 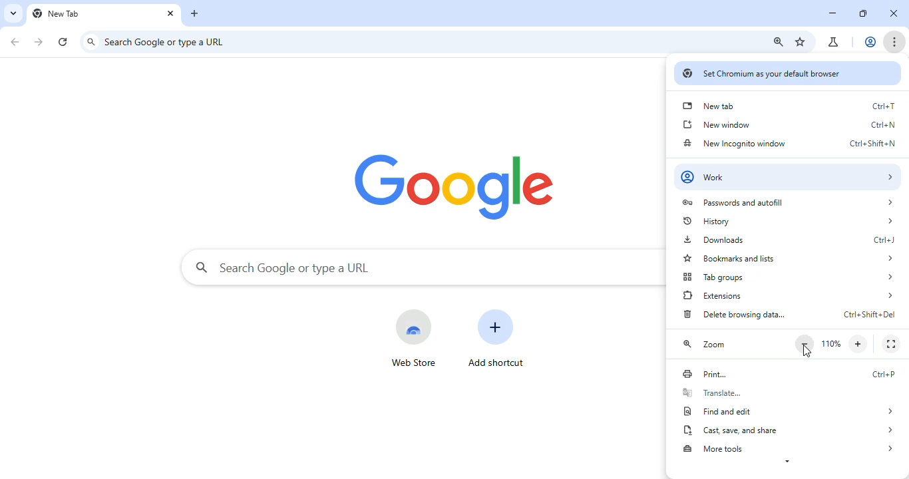 I want to click on print, so click(x=787, y=374).